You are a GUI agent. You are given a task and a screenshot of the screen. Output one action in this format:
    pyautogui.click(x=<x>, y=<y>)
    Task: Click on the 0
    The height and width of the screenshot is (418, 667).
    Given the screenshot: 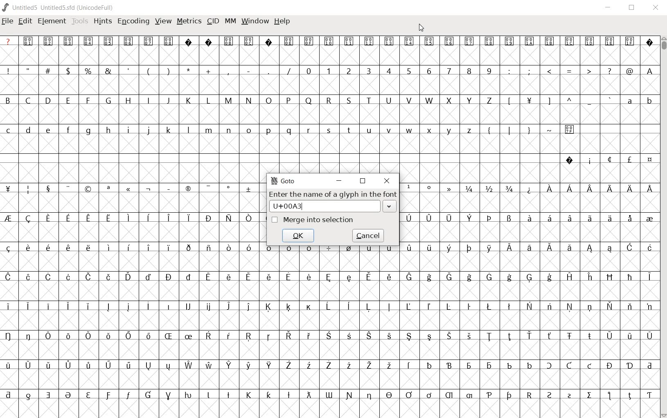 What is the action you would take?
    pyautogui.click(x=308, y=70)
    